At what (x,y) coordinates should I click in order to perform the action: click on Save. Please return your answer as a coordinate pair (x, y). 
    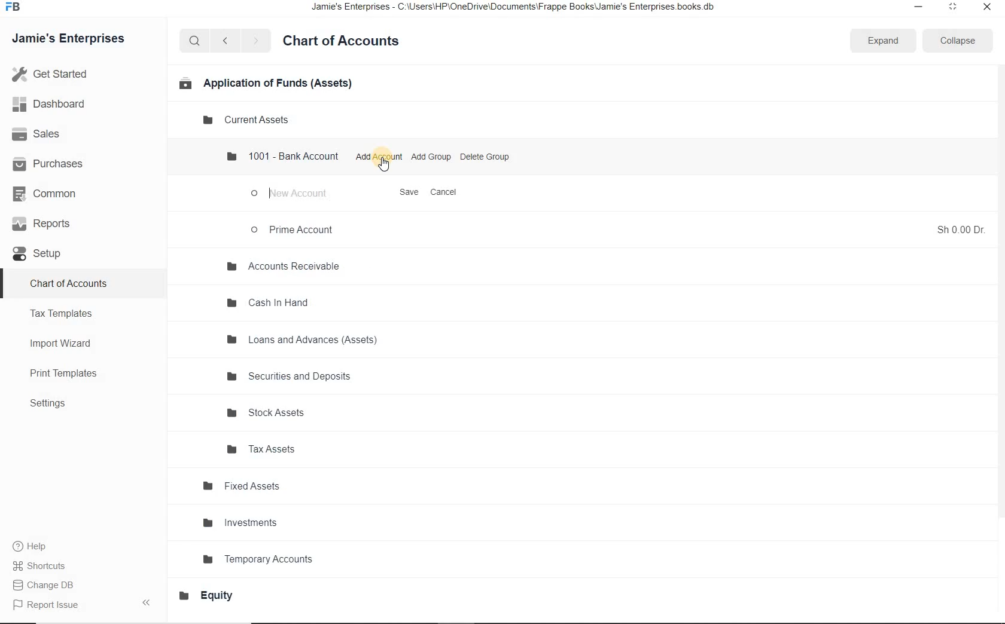
    Looking at the image, I should click on (410, 194).